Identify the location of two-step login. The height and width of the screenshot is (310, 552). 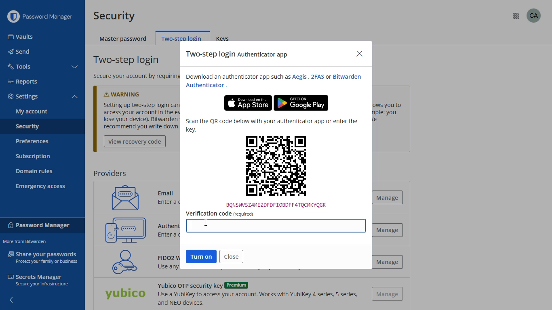
(127, 60).